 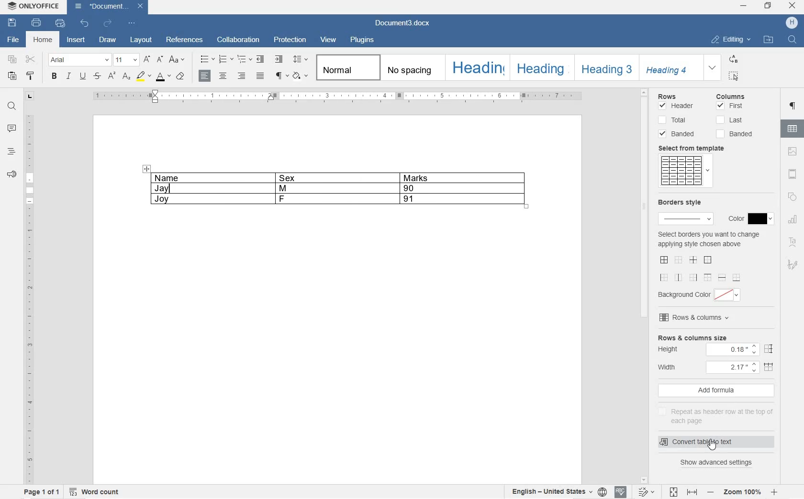 I want to click on SAVE, so click(x=12, y=23).